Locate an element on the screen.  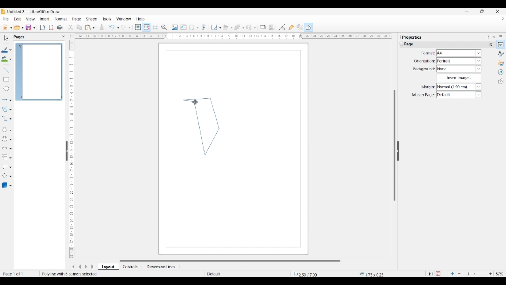
Current page is located at coordinates (39, 72).